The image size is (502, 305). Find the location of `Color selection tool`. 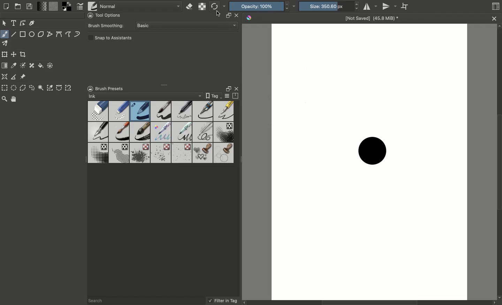

Color selection tool is located at coordinates (50, 87).